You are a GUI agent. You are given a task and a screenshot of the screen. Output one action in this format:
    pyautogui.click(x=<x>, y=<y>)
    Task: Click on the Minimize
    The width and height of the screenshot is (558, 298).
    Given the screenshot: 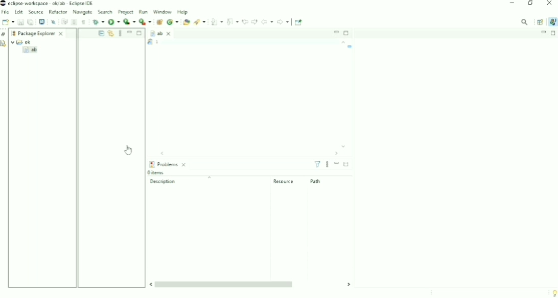 What is the action you would take?
    pyautogui.click(x=544, y=32)
    